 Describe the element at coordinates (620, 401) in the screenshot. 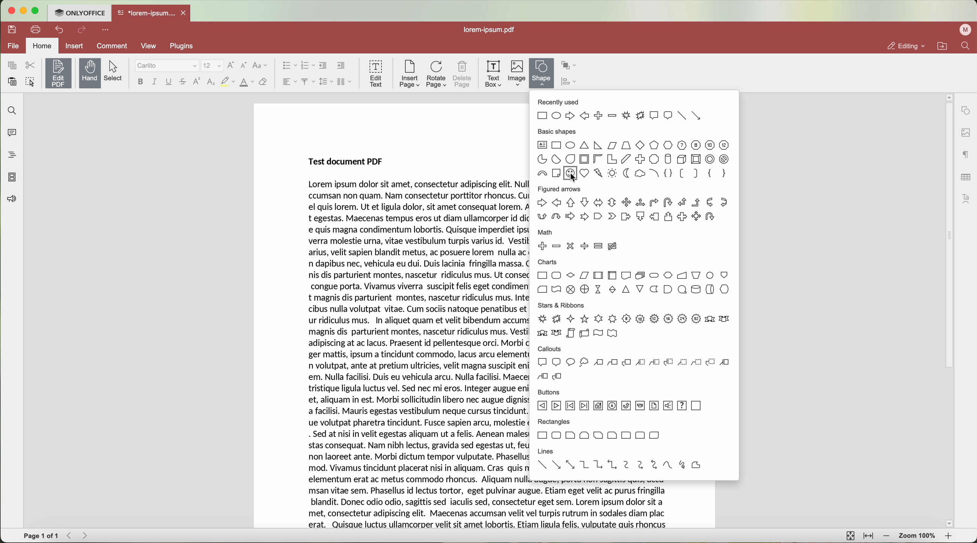

I see `buttons` at that location.